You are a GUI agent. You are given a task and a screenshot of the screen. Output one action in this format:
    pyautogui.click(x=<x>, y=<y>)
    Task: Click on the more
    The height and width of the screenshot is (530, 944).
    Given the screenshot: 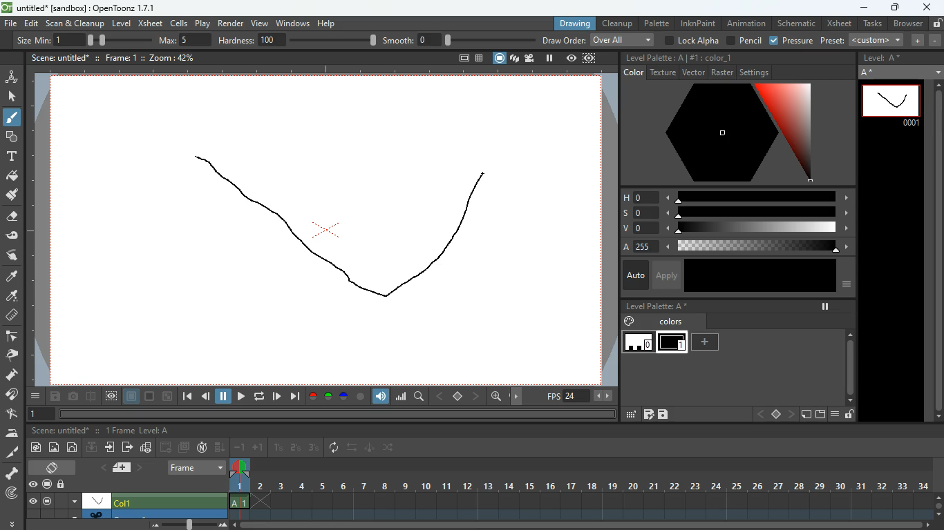 What is the action you would take?
    pyautogui.click(x=14, y=522)
    